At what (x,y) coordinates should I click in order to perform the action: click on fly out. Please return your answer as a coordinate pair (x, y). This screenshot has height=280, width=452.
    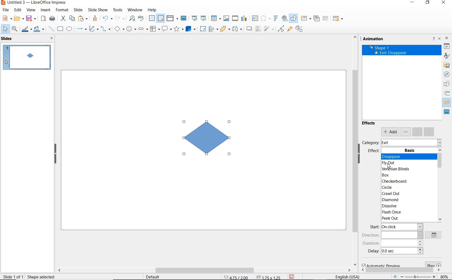
    Looking at the image, I should click on (407, 163).